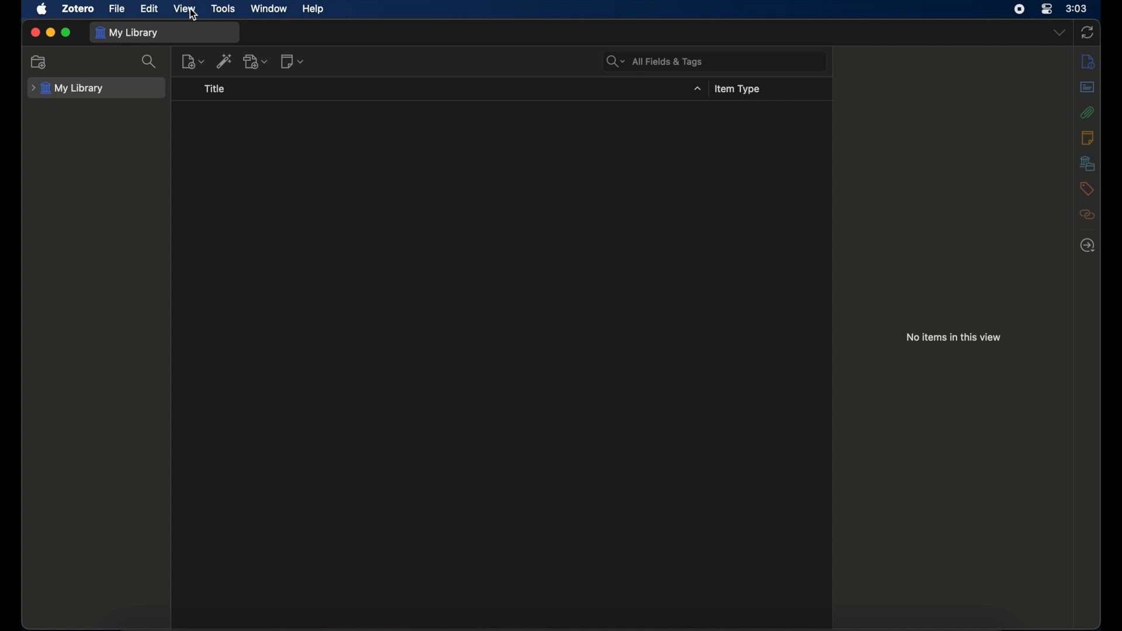  What do you see at coordinates (148, 9) in the screenshot?
I see `edit` at bounding box center [148, 9].